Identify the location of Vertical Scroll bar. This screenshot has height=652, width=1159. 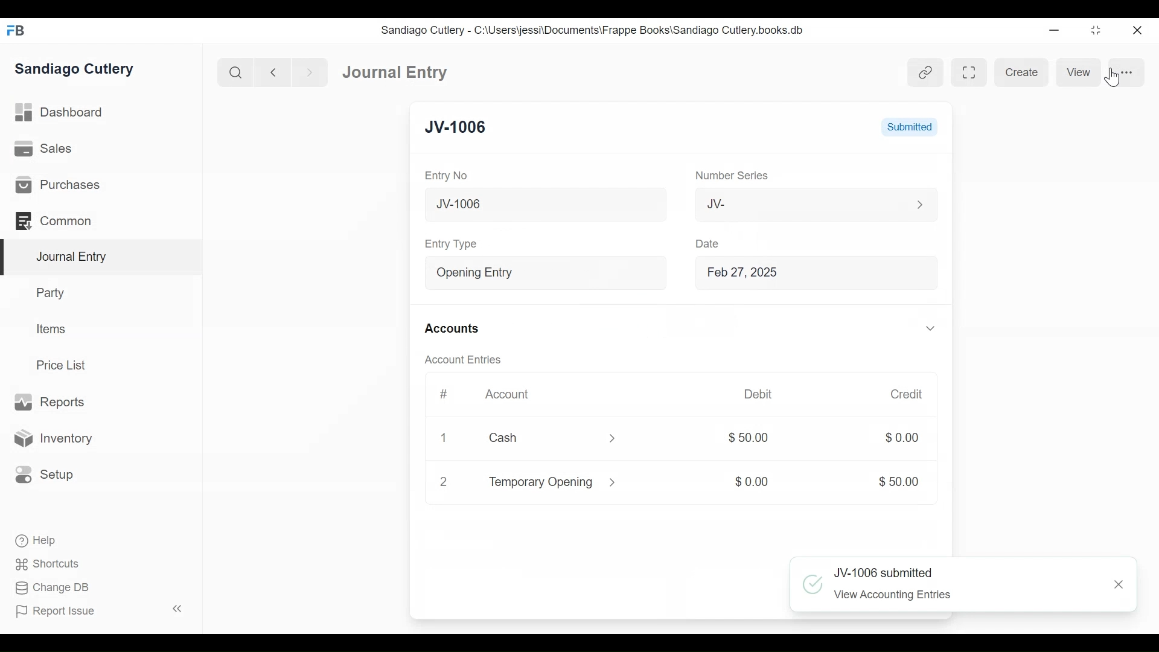
(950, 346).